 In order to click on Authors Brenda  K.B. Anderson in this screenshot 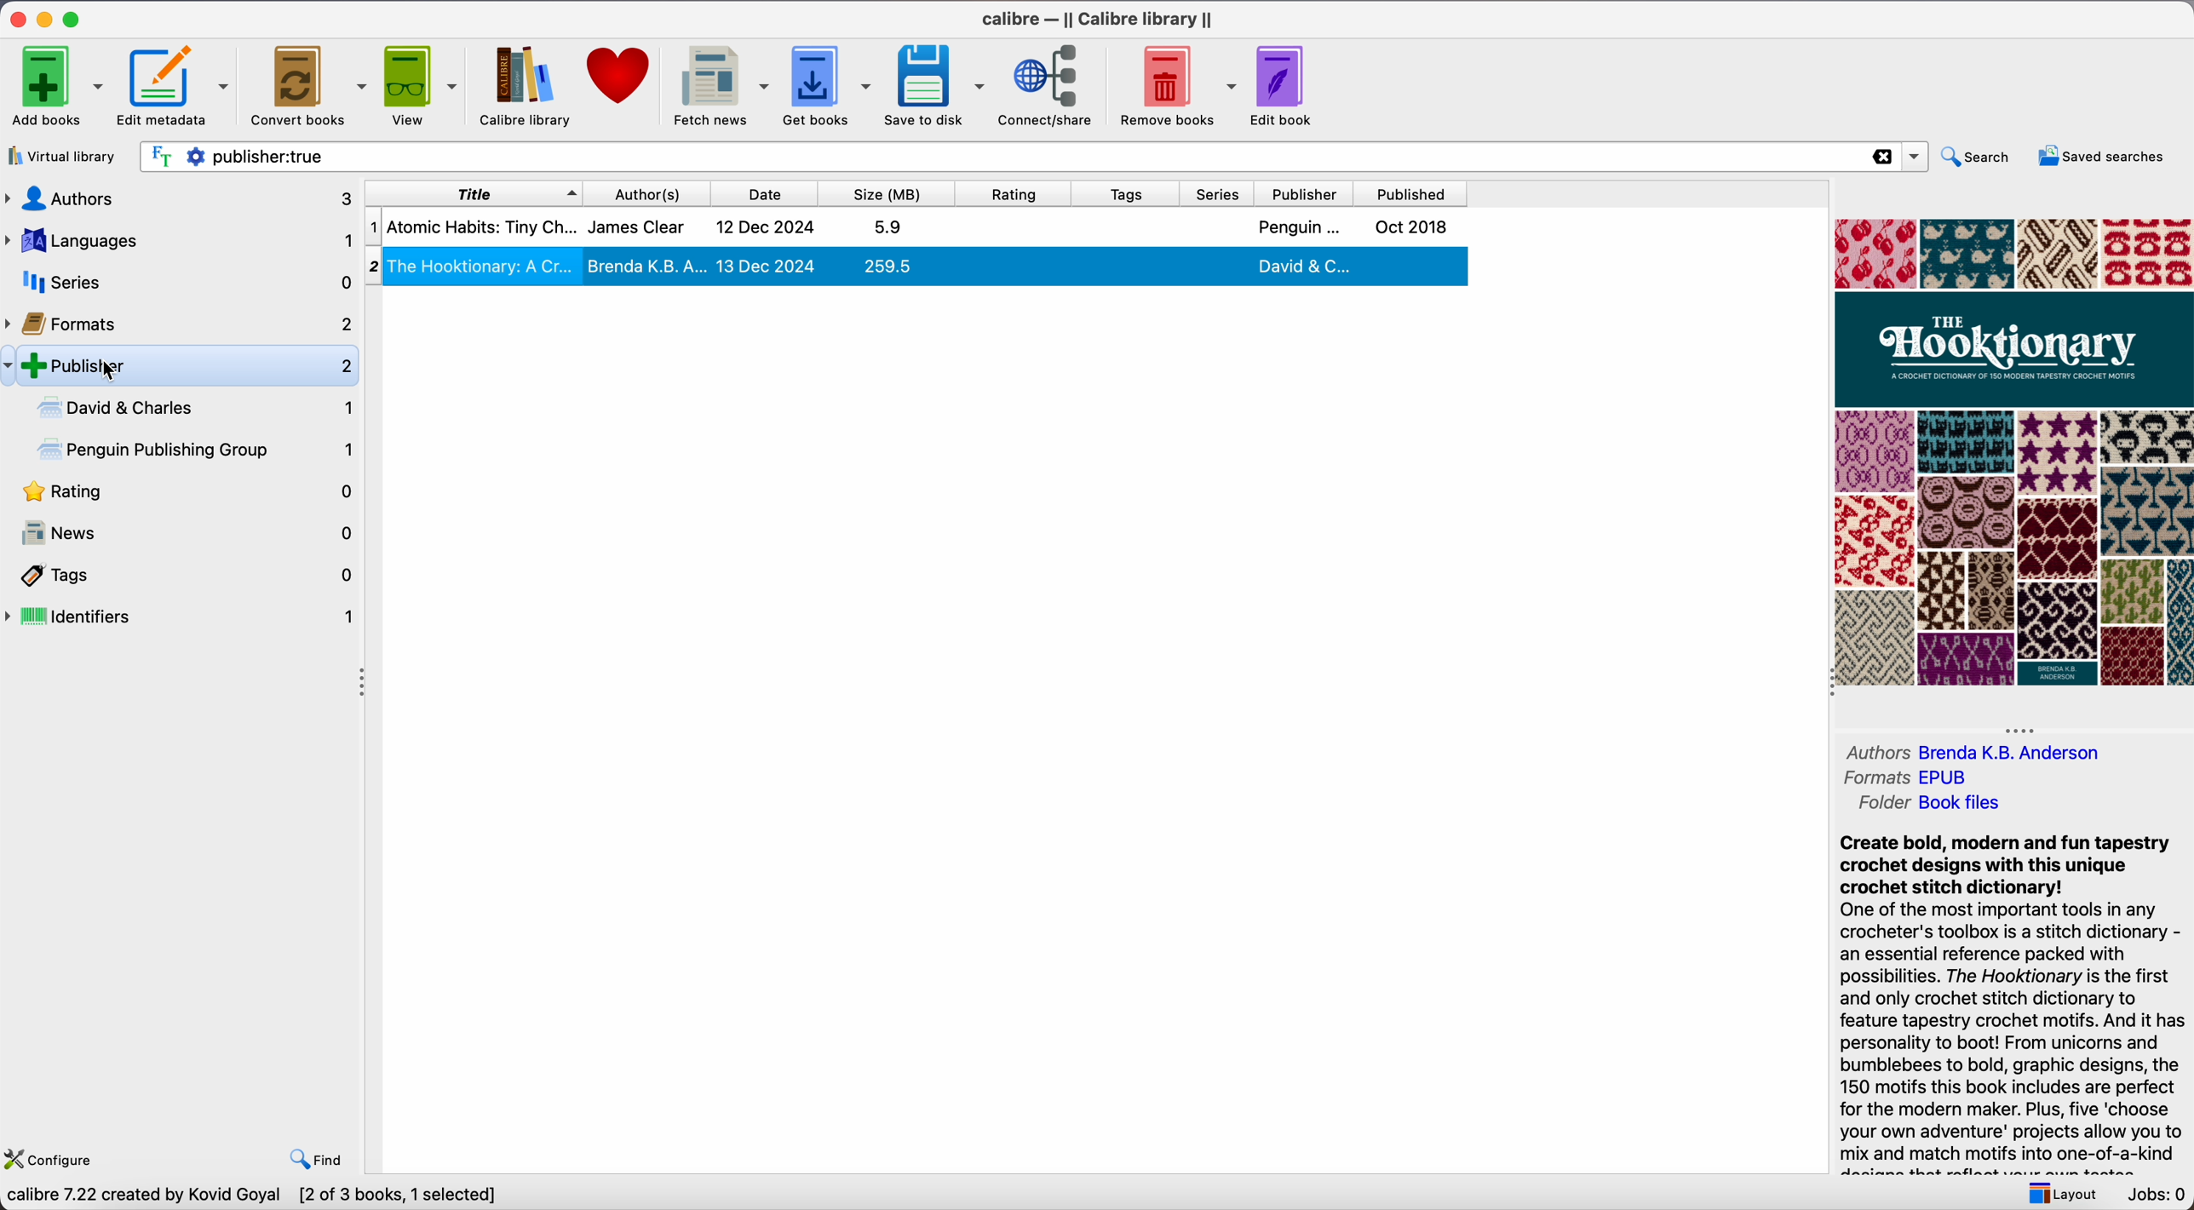, I will do `click(1972, 751)`.